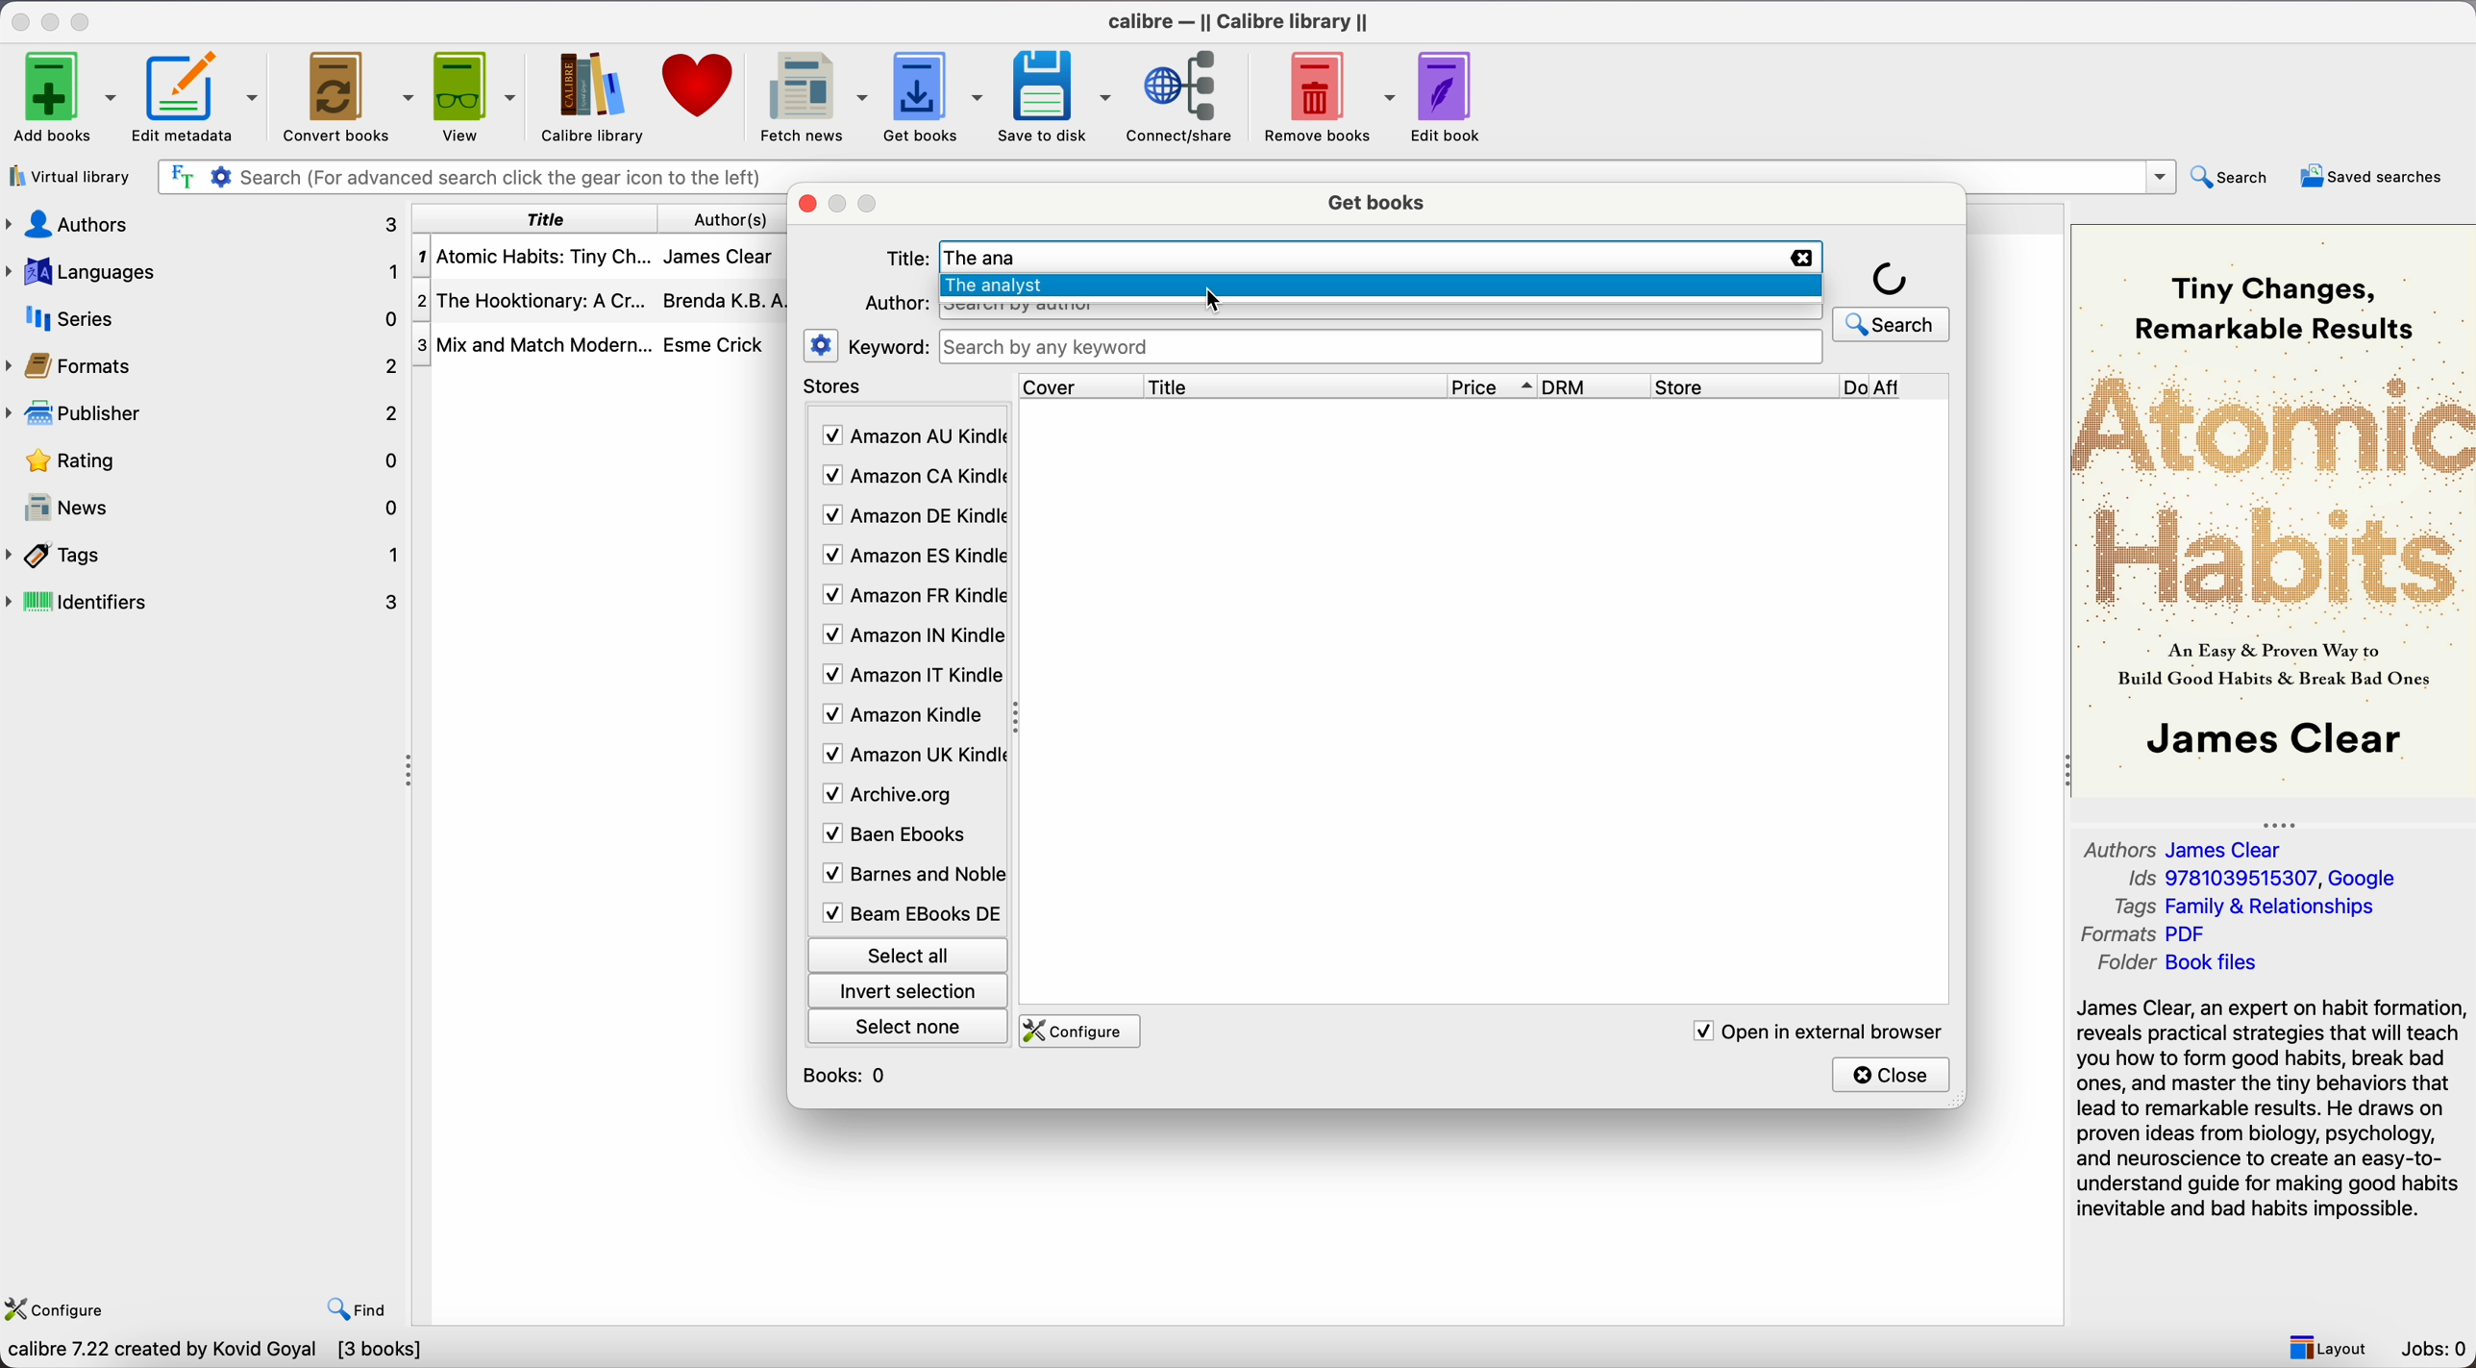 The image size is (2476, 1368). Describe the element at coordinates (807, 95) in the screenshot. I see `fetch news` at that location.